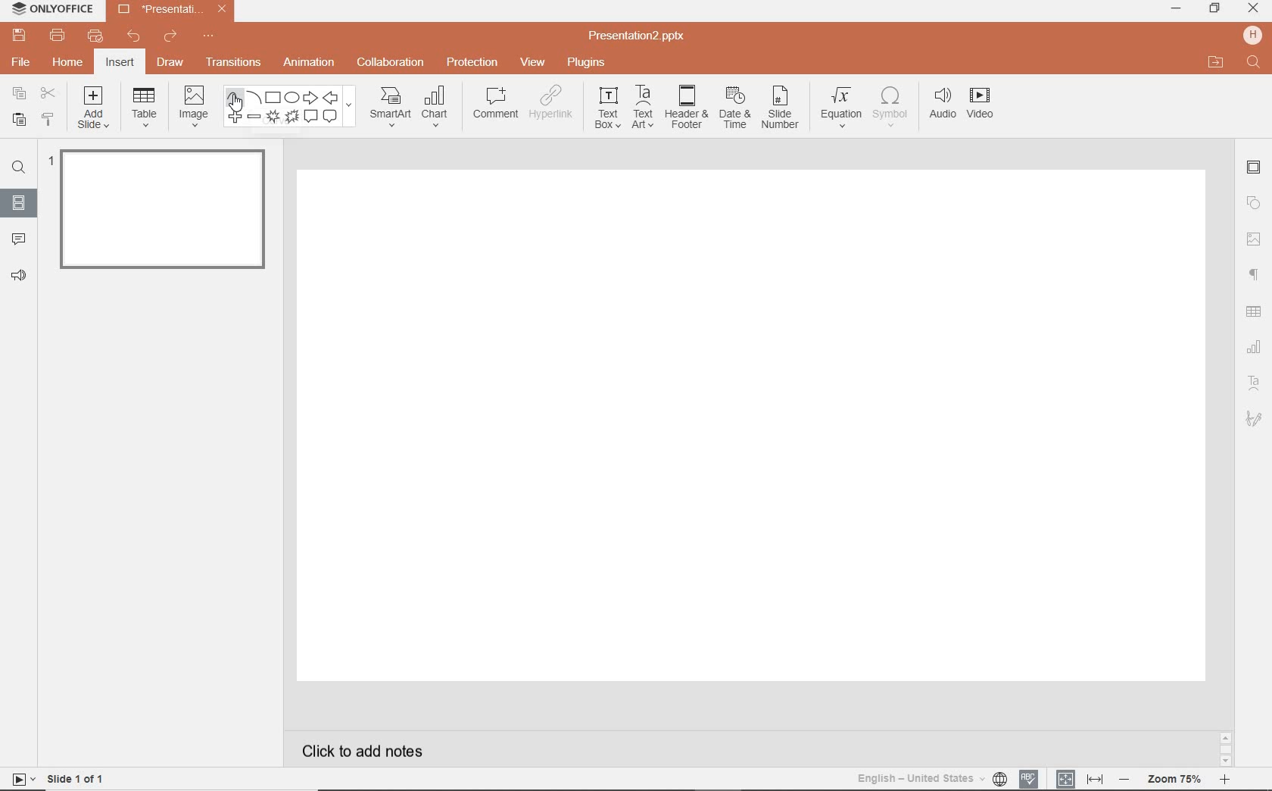 Image resolution: width=1272 pixels, height=791 pixels. Describe the element at coordinates (312, 63) in the screenshot. I see `ANIMATION` at that location.